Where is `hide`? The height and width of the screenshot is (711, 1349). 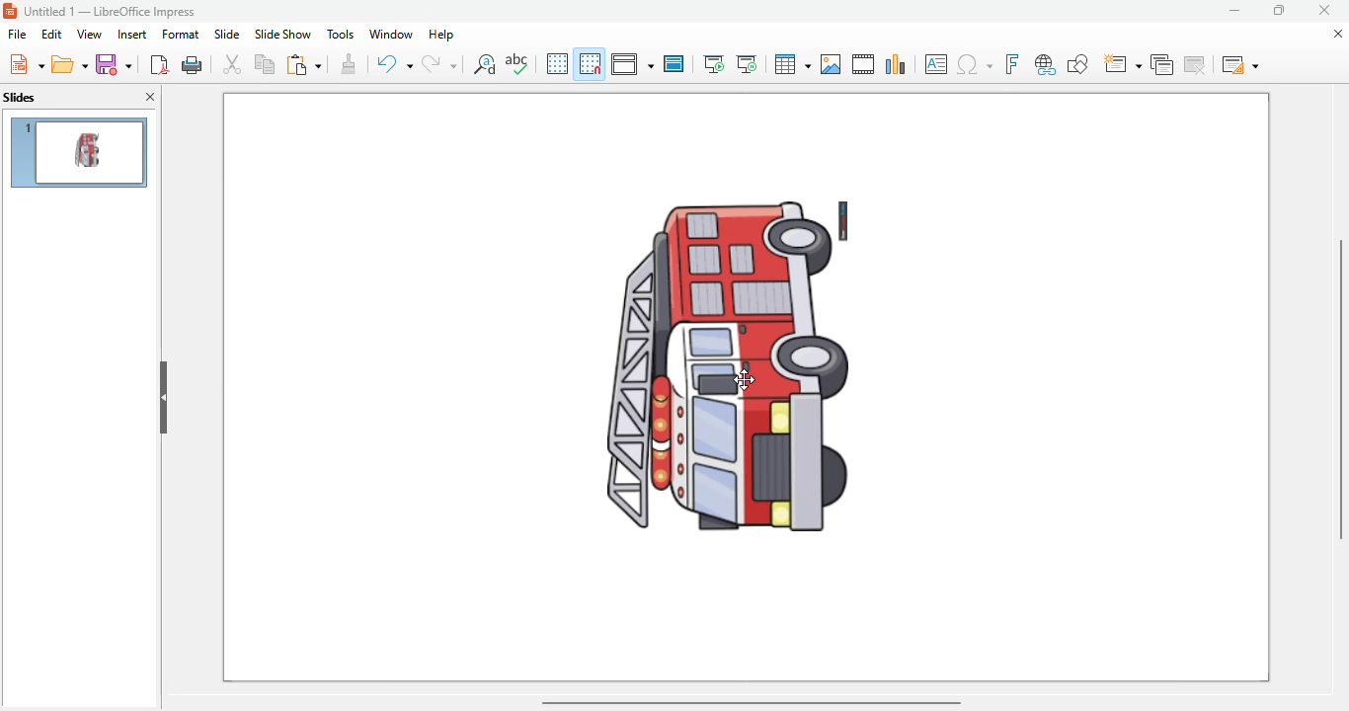
hide is located at coordinates (162, 398).